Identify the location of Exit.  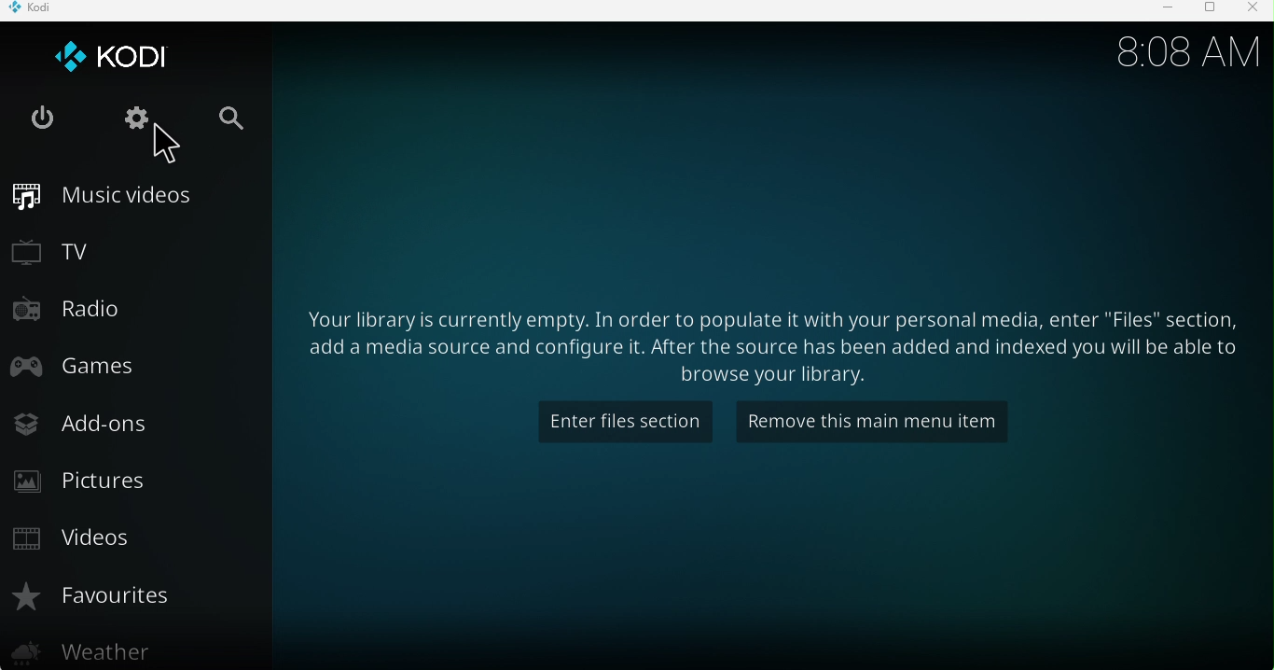
(48, 124).